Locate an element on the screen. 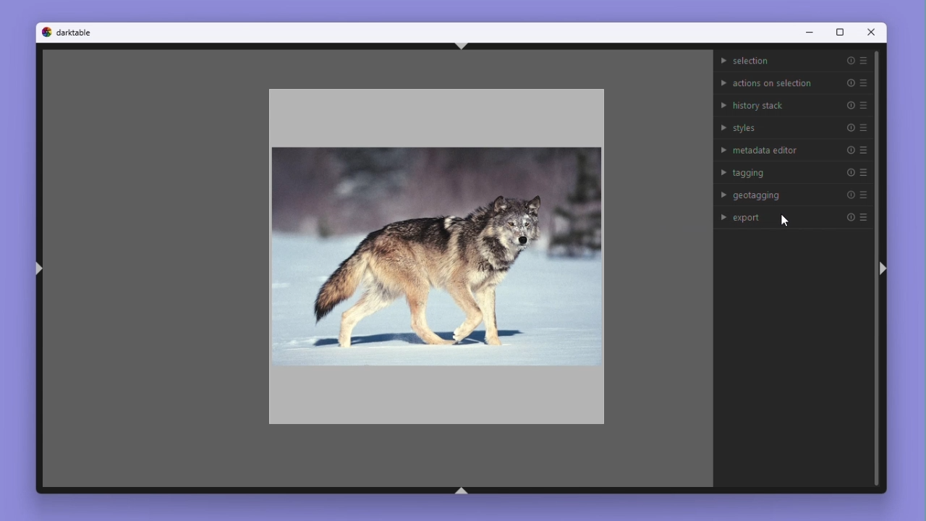  Geo tagging is located at coordinates (795, 193).